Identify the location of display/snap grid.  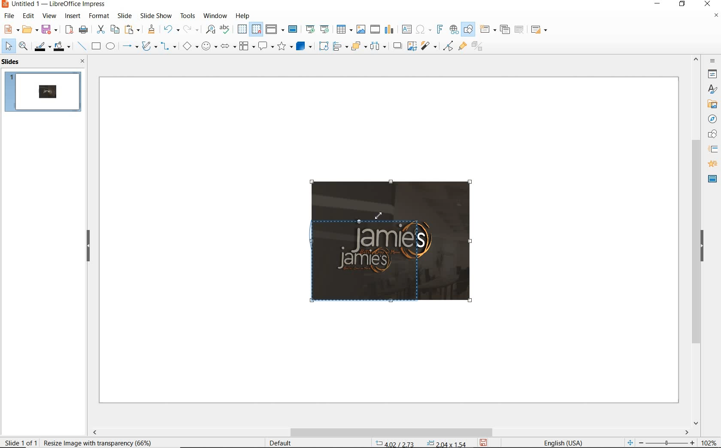
(248, 29).